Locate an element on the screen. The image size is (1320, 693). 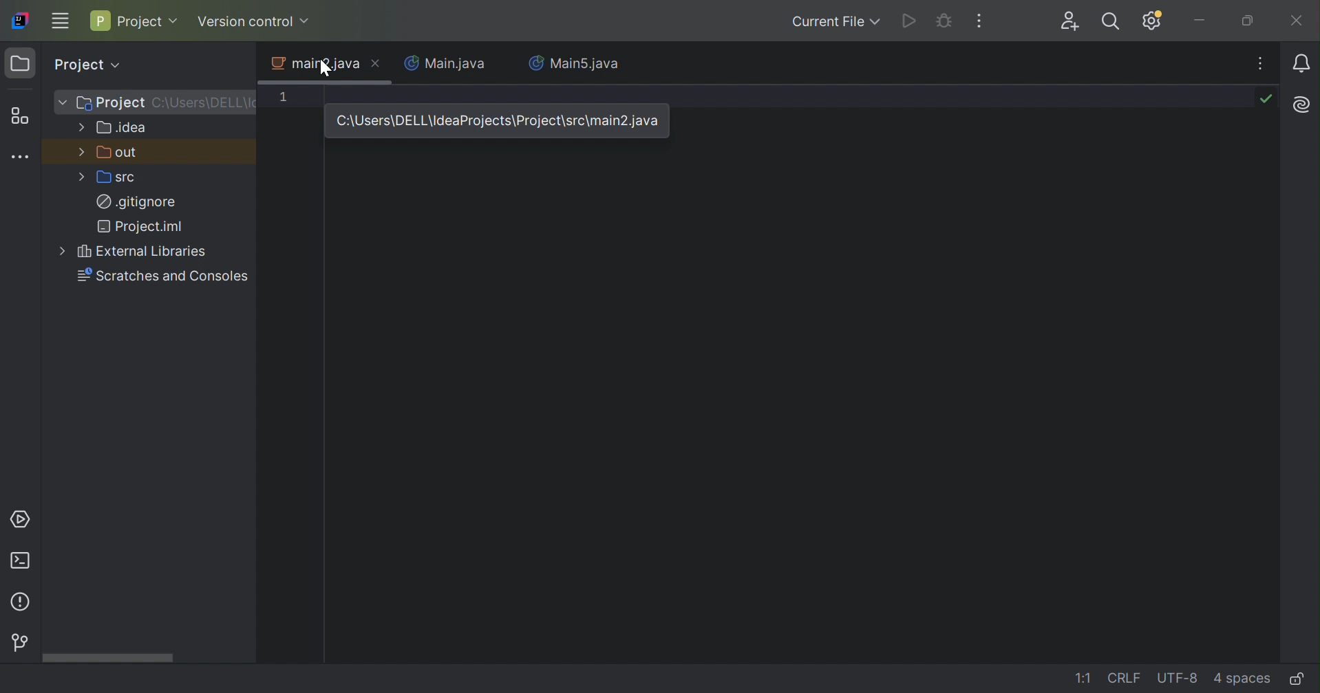
Close is located at coordinates (1294, 22).